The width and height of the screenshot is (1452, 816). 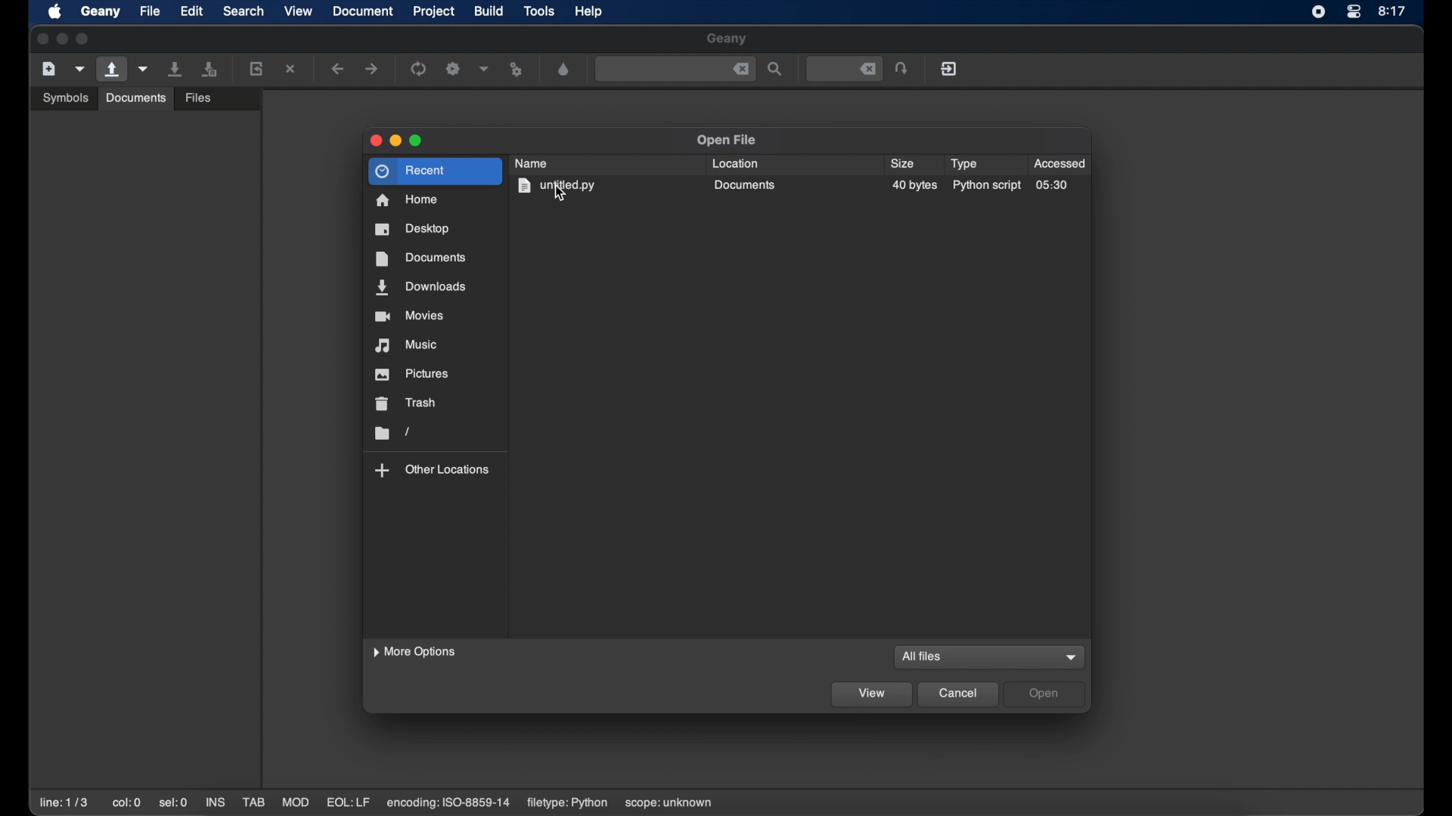 I want to click on screen recorder icon, so click(x=1317, y=12).